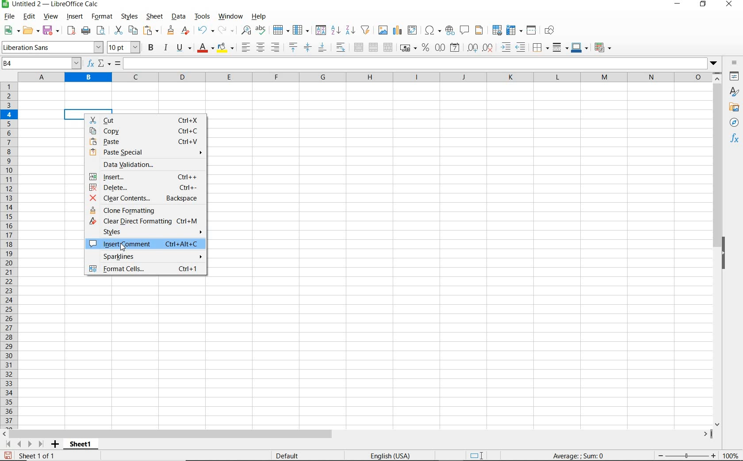 The image size is (743, 461). What do you see at coordinates (678, 4) in the screenshot?
I see `minimize` at bounding box center [678, 4].